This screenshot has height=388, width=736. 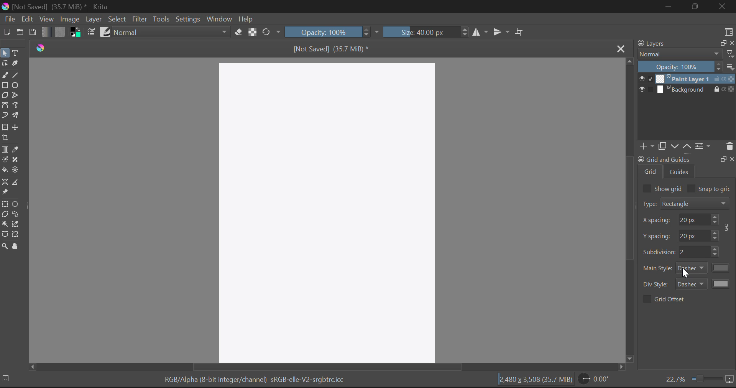 What do you see at coordinates (16, 215) in the screenshot?
I see `Freehand Selection` at bounding box center [16, 215].